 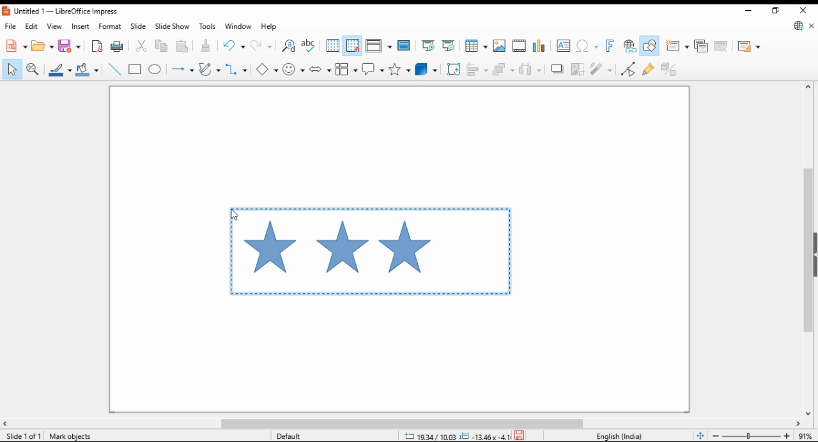 What do you see at coordinates (80, 26) in the screenshot?
I see `insert` at bounding box center [80, 26].